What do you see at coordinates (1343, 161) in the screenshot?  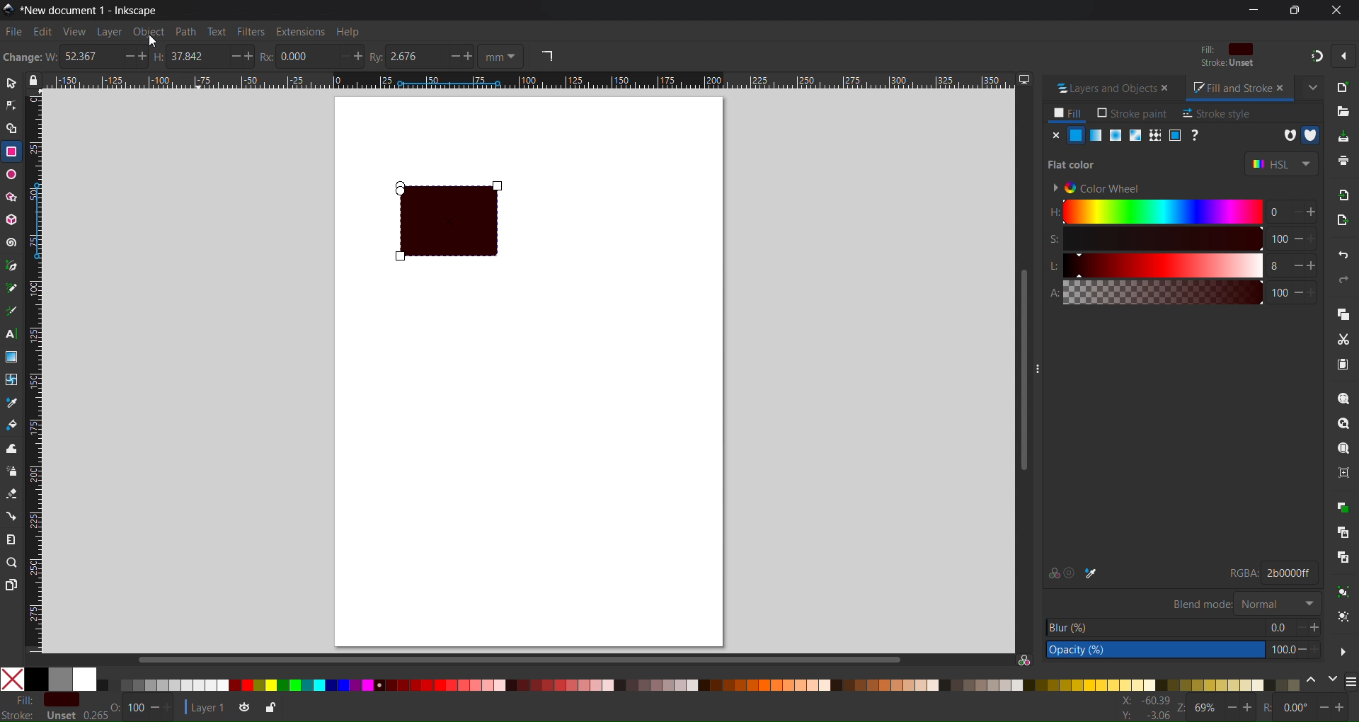 I see `Print` at bounding box center [1343, 161].